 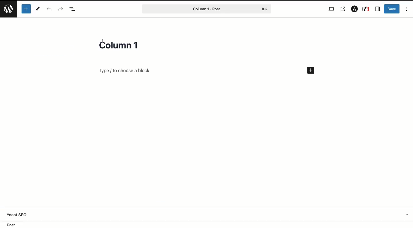 I want to click on Cursor, so click(x=101, y=39).